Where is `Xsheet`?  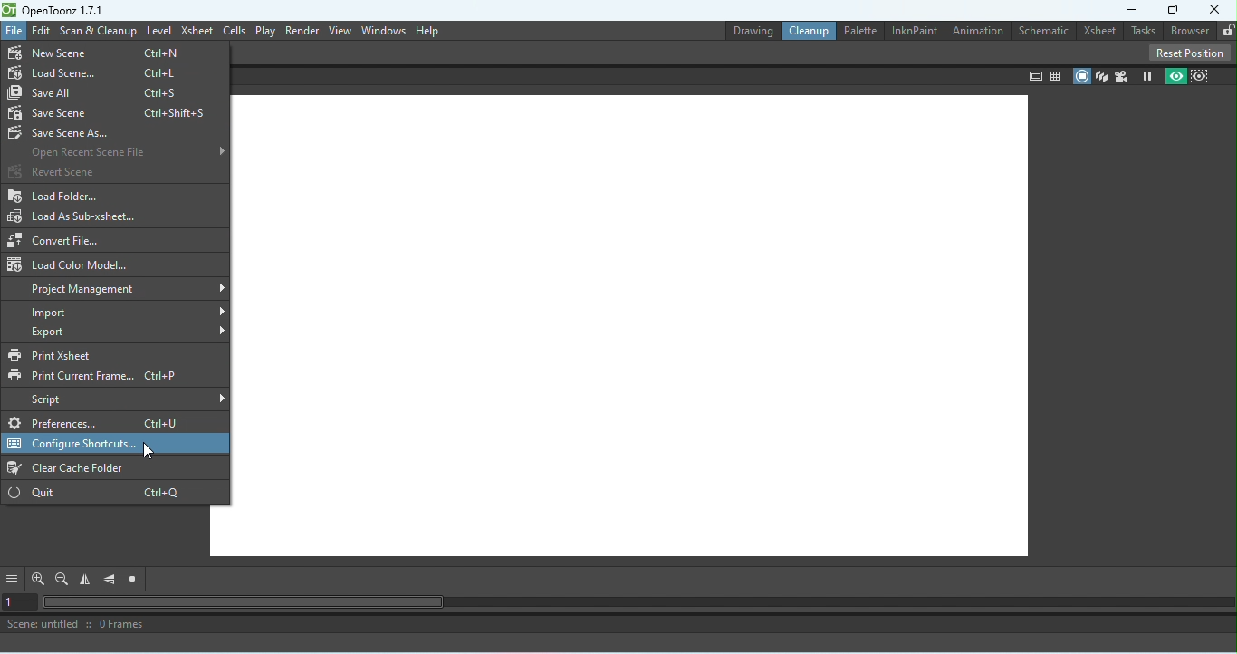
Xsheet is located at coordinates (197, 30).